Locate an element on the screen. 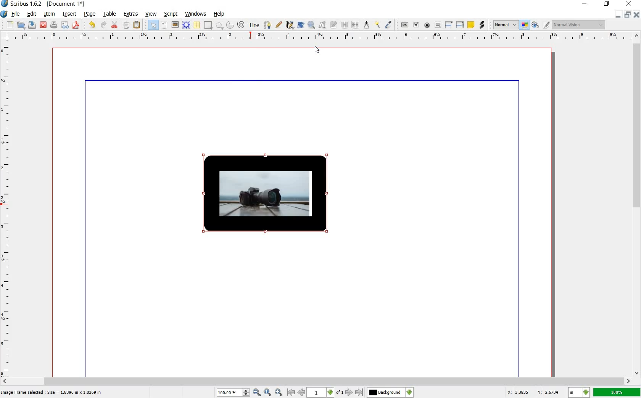 The height and width of the screenshot is (398, 641). paste is located at coordinates (137, 25).